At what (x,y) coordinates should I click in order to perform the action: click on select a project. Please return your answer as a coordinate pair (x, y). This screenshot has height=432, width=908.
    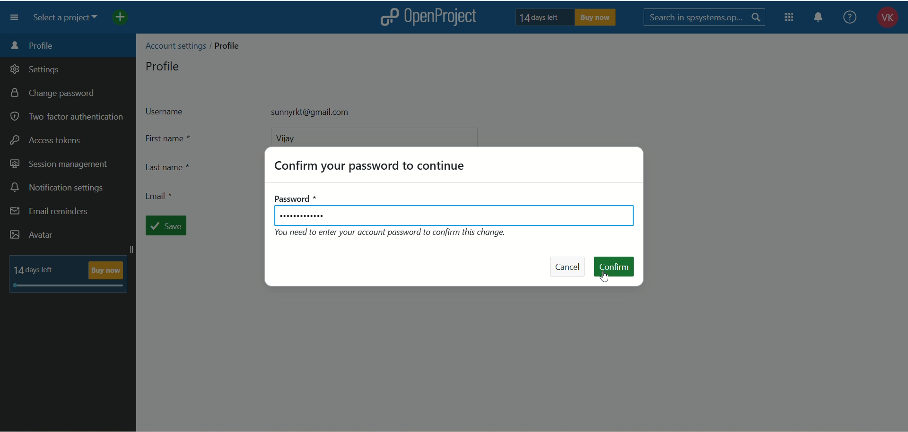
    Looking at the image, I should click on (69, 19).